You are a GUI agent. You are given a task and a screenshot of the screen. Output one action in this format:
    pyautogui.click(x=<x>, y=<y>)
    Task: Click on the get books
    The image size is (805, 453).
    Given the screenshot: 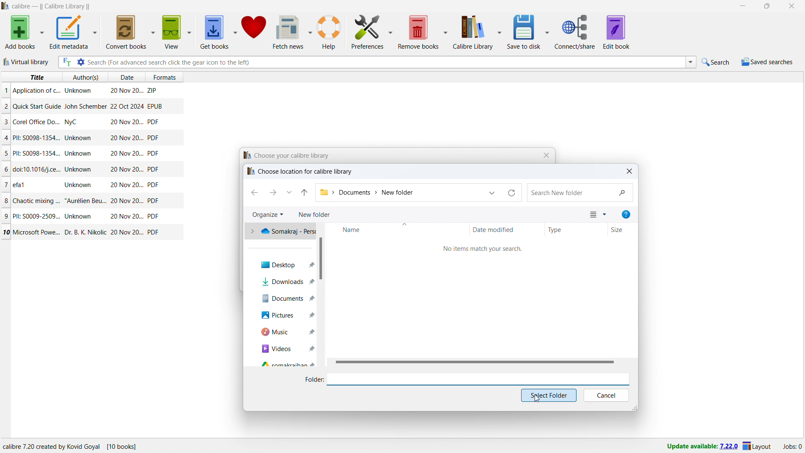 What is the action you would take?
    pyautogui.click(x=214, y=32)
    